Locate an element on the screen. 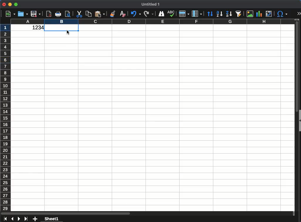 The height and width of the screenshot is (222, 301). redo is located at coordinates (148, 13).